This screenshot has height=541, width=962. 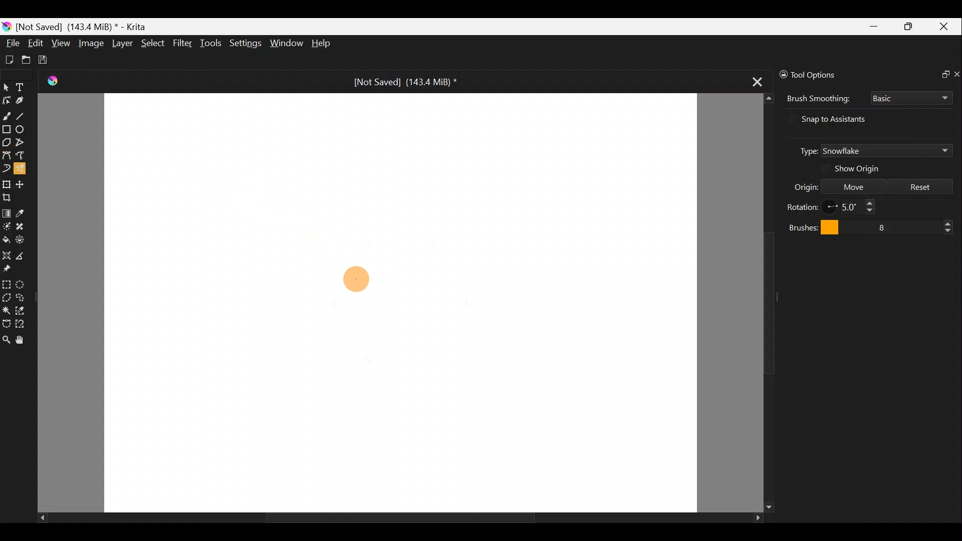 I want to click on Transform a layer/selection, so click(x=7, y=183).